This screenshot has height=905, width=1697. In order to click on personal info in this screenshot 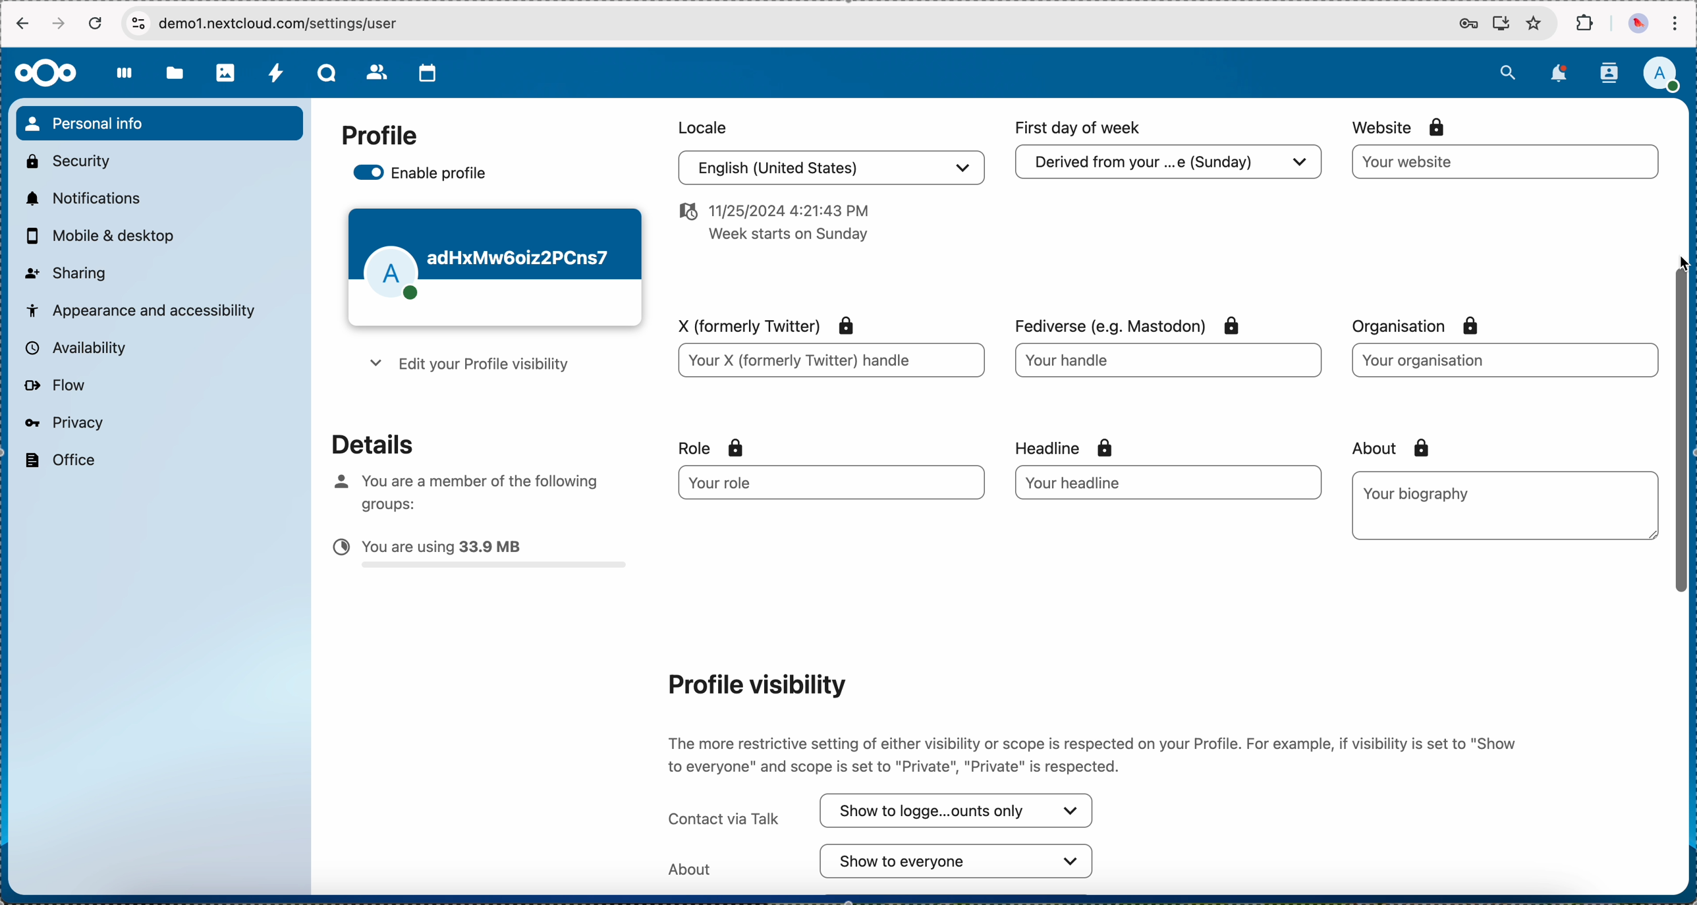, I will do `click(159, 123)`.